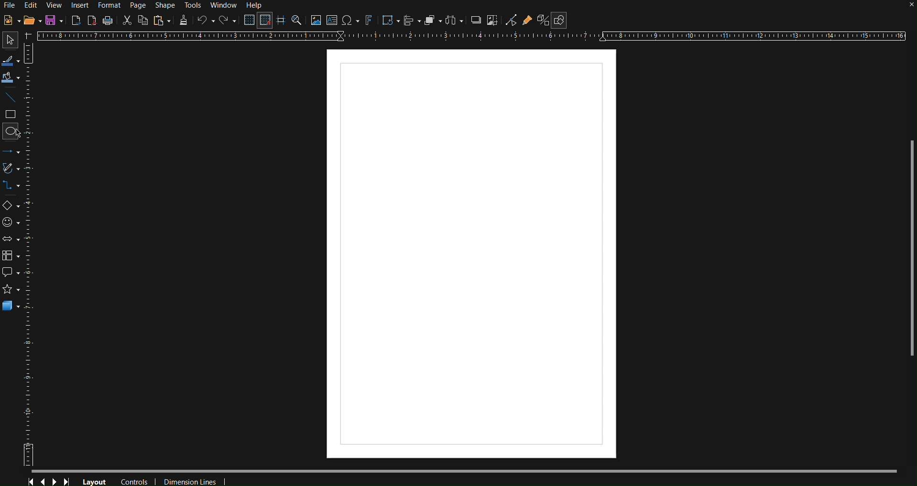 The image size is (917, 486). Describe the element at coordinates (474, 21) in the screenshot. I see `Shadow` at that location.